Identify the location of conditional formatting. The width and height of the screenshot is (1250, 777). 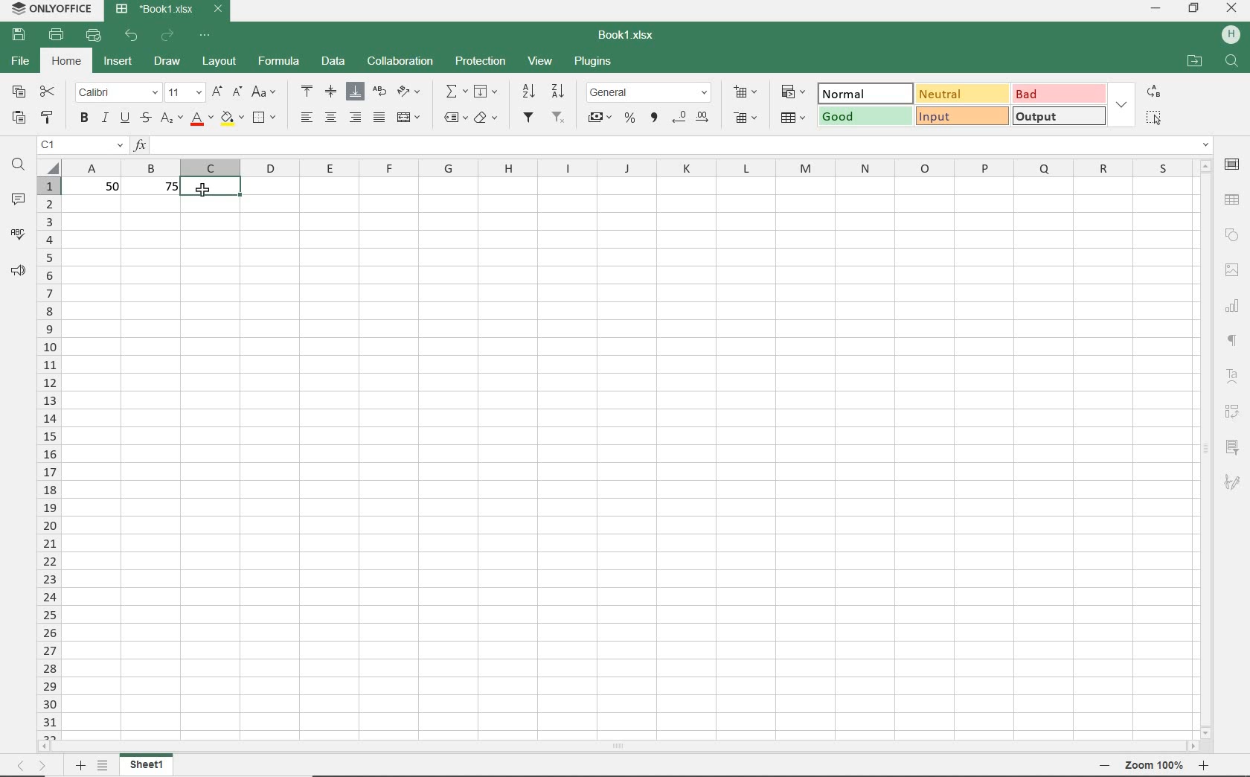
(795, 92).